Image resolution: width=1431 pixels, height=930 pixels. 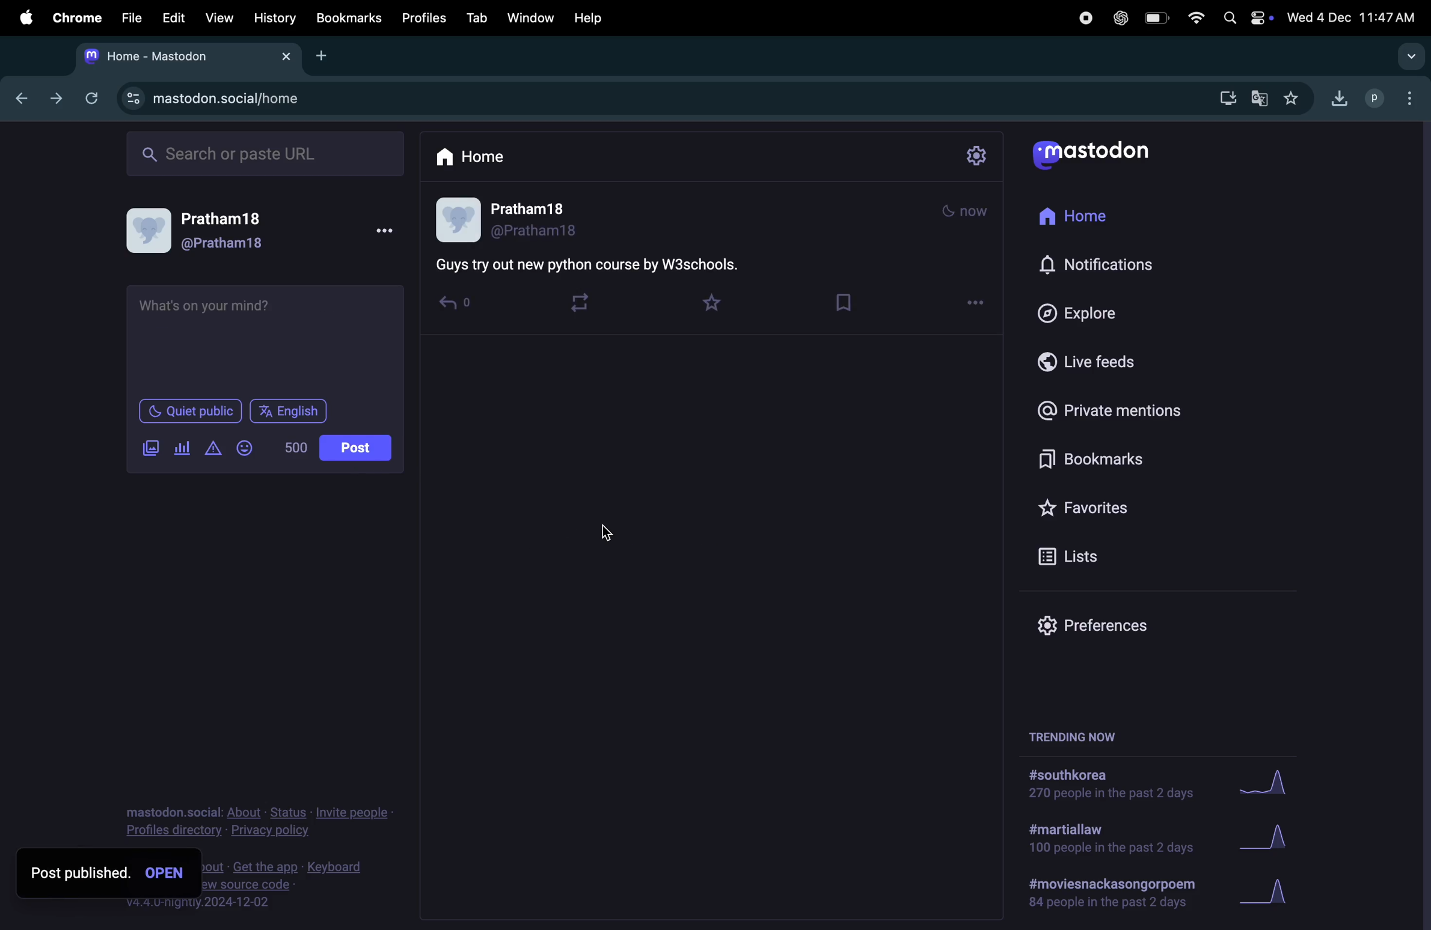 I want to click on options, so click(x=981, y=306).